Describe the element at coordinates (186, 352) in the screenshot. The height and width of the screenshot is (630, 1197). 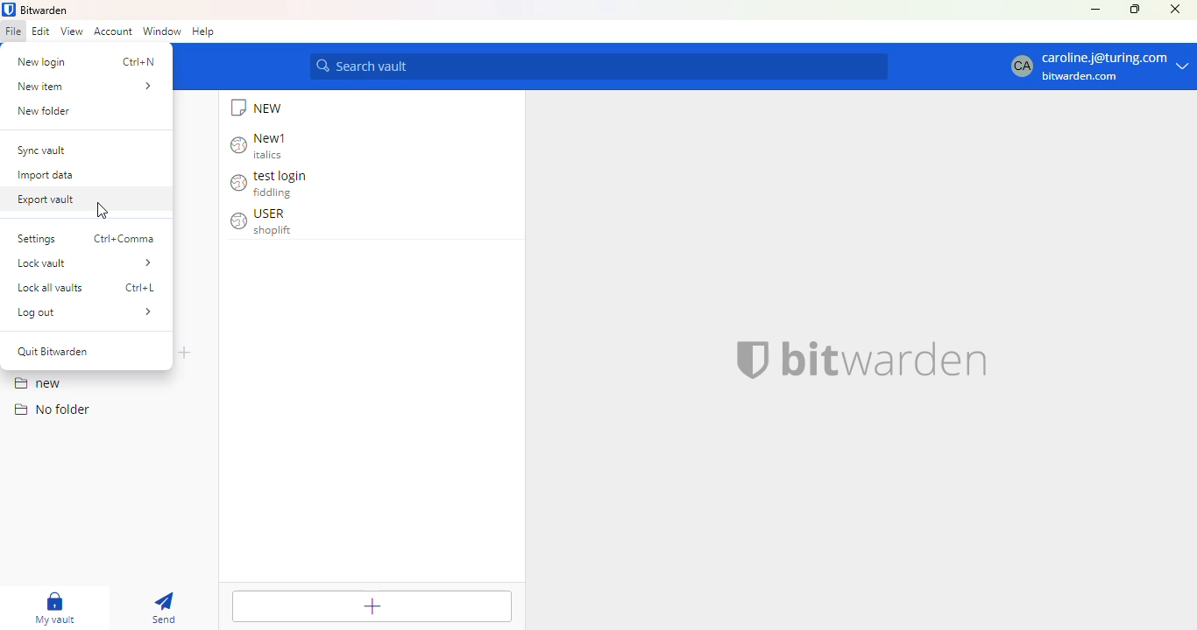
I see `add folder` at that location.